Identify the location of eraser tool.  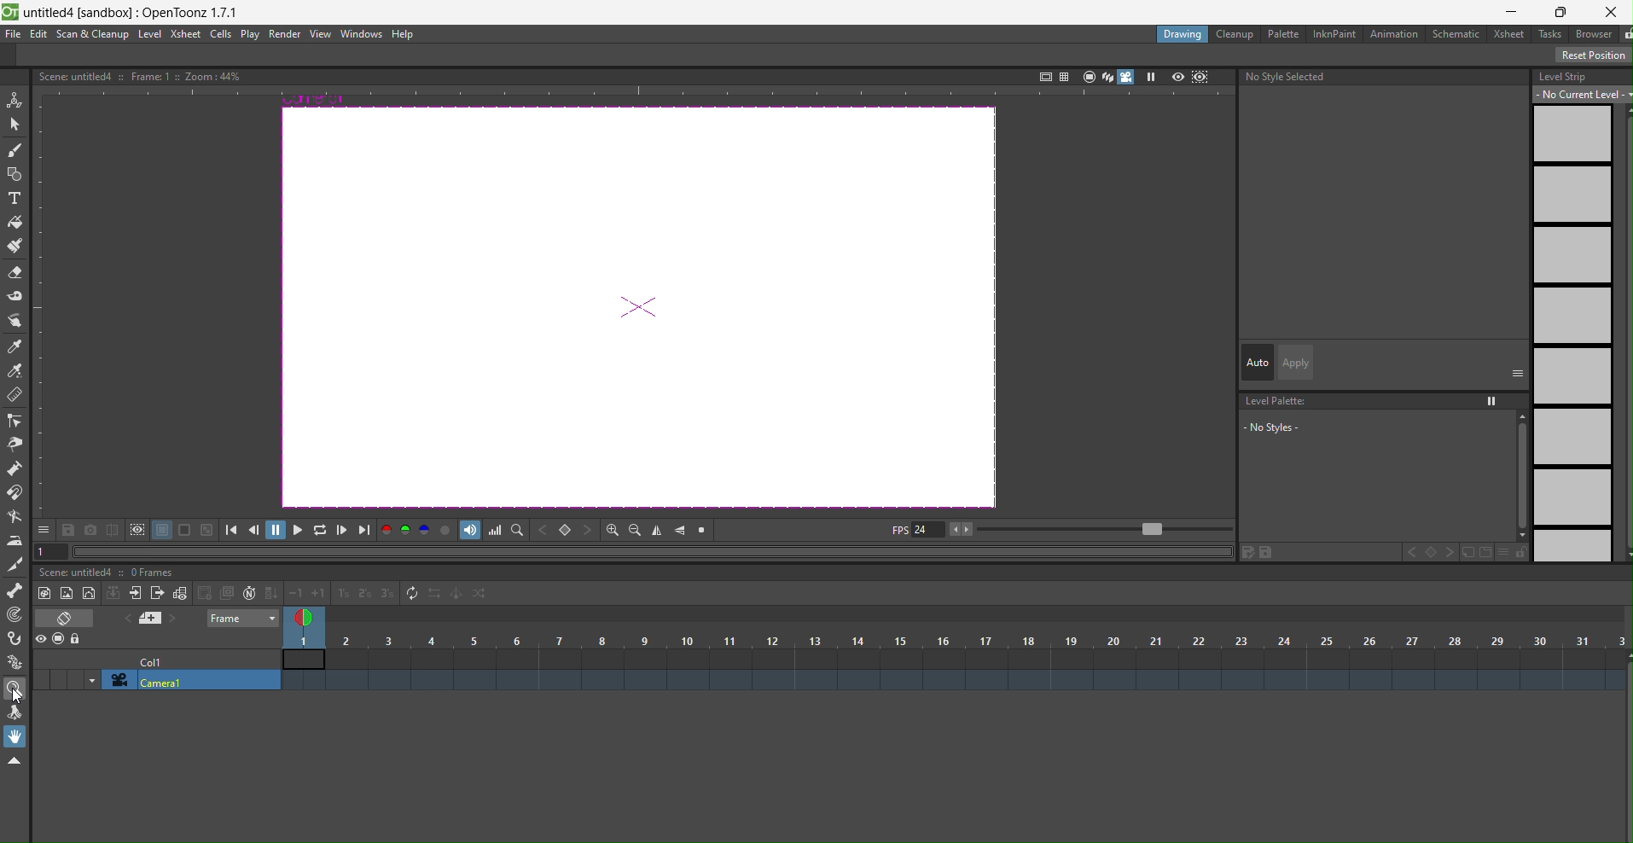
(15, 272).